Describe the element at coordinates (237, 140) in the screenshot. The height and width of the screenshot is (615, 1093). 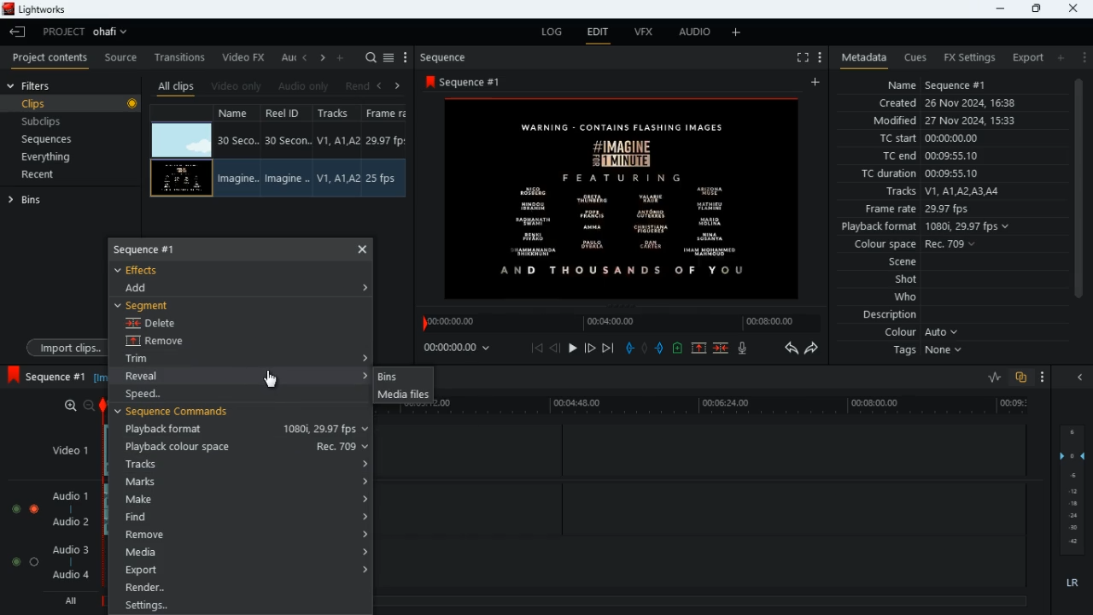
I see `Name` at that location.